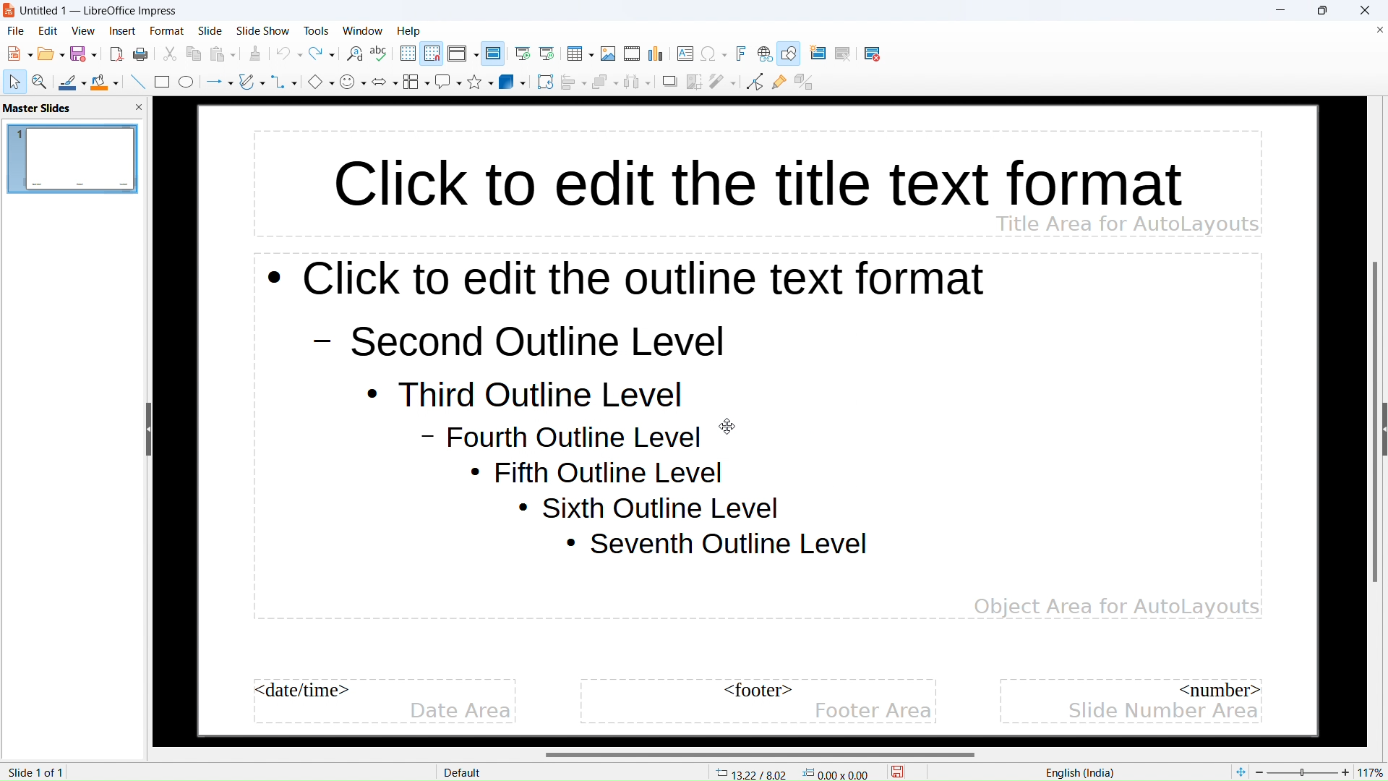 The image size is (1388, 781). I want to click on date area, so click(461, 712).